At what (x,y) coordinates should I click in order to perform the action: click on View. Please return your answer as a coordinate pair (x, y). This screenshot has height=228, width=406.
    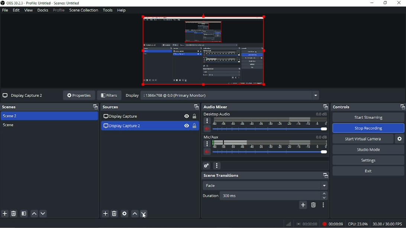
    Looking at the image, I should click on (29, 11).